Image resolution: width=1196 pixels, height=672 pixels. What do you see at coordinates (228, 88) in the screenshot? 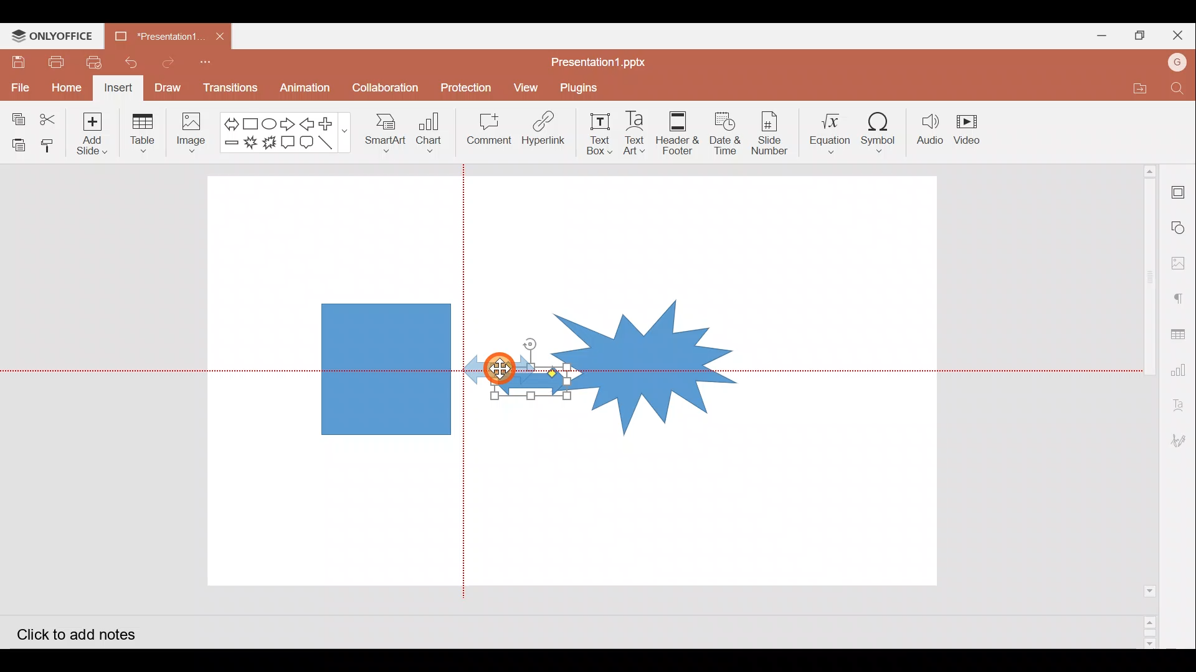
I see `Transitions` at bounding box center [228, 88].